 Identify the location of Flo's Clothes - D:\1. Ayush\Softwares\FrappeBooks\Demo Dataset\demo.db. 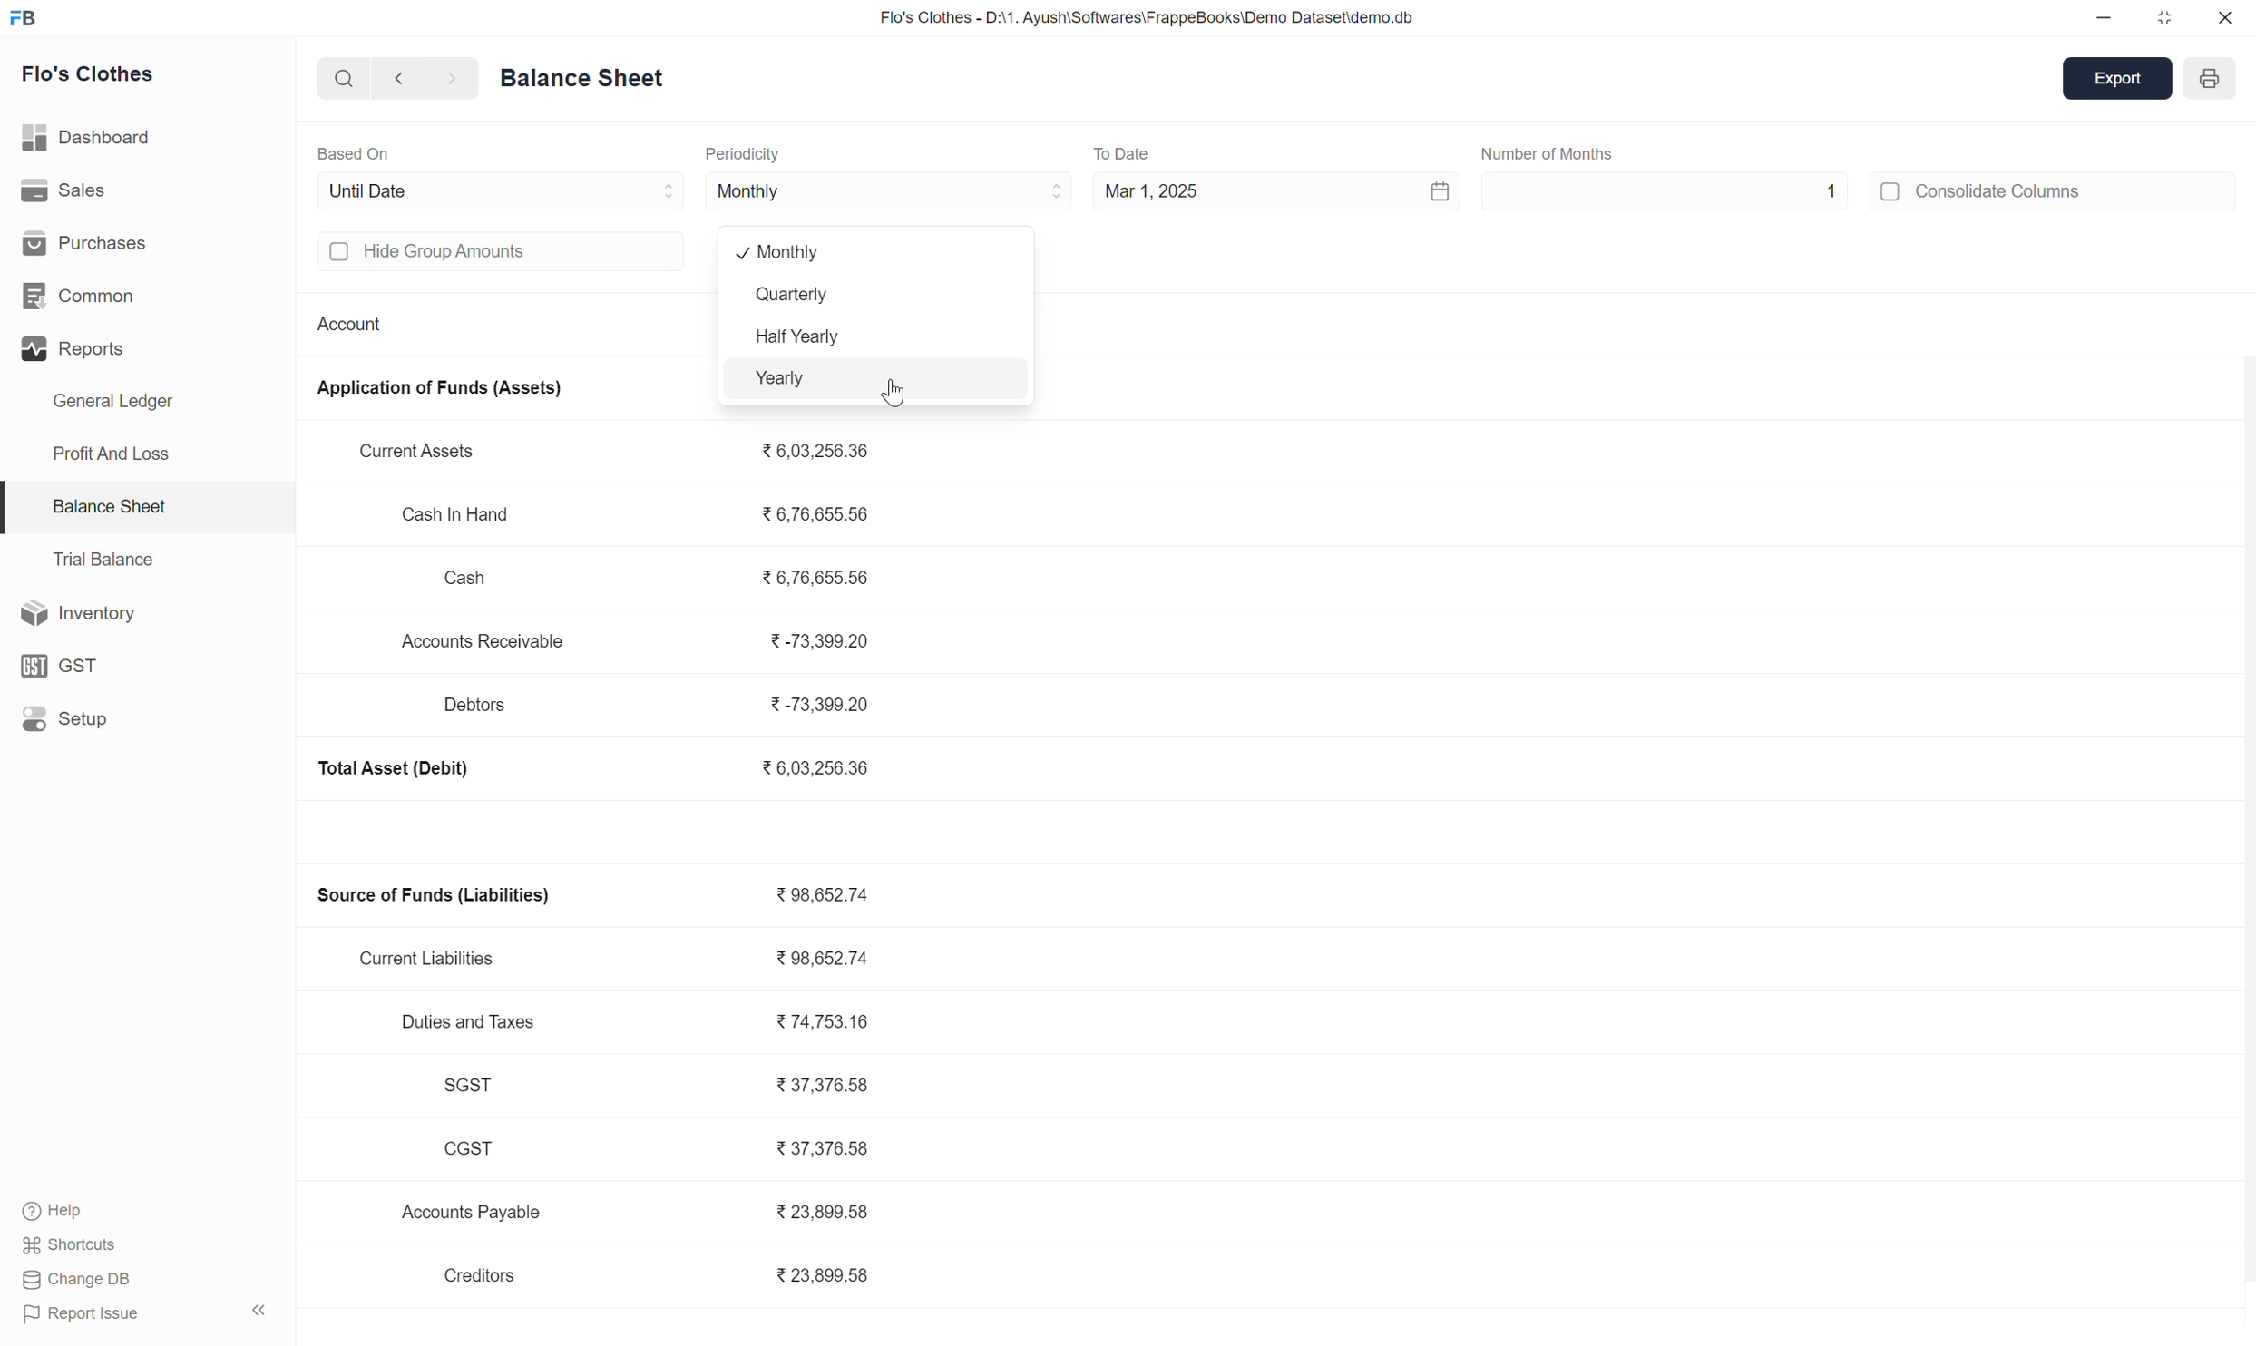
(1144, 15).